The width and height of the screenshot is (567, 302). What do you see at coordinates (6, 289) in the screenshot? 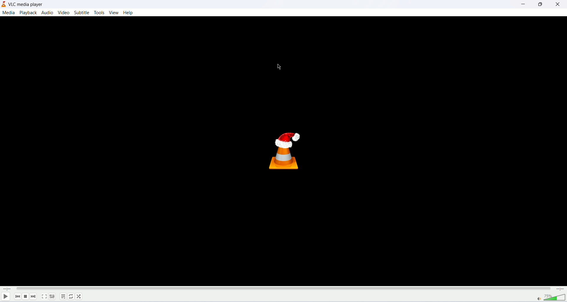
I see `played time` at bounding box center [6, 289].